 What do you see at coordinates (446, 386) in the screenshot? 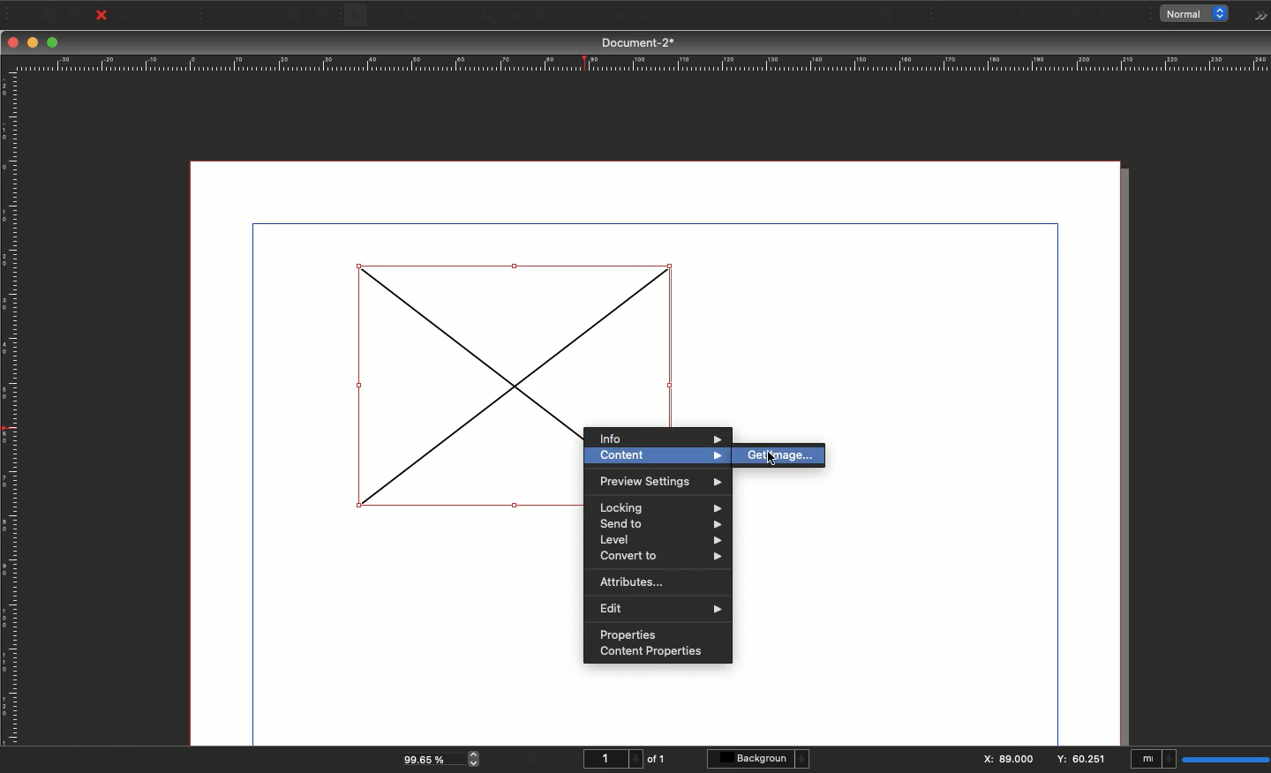
I see `Image inserter` at bounding box center [446, 386].